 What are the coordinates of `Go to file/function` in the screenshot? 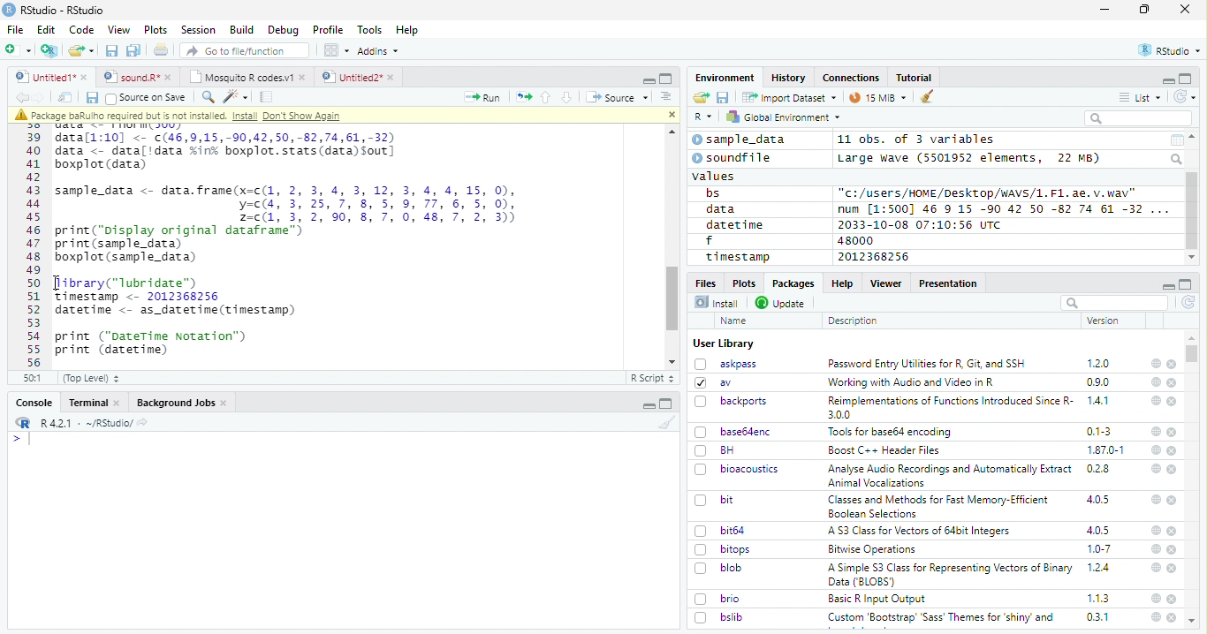 It's located at (246, 50).